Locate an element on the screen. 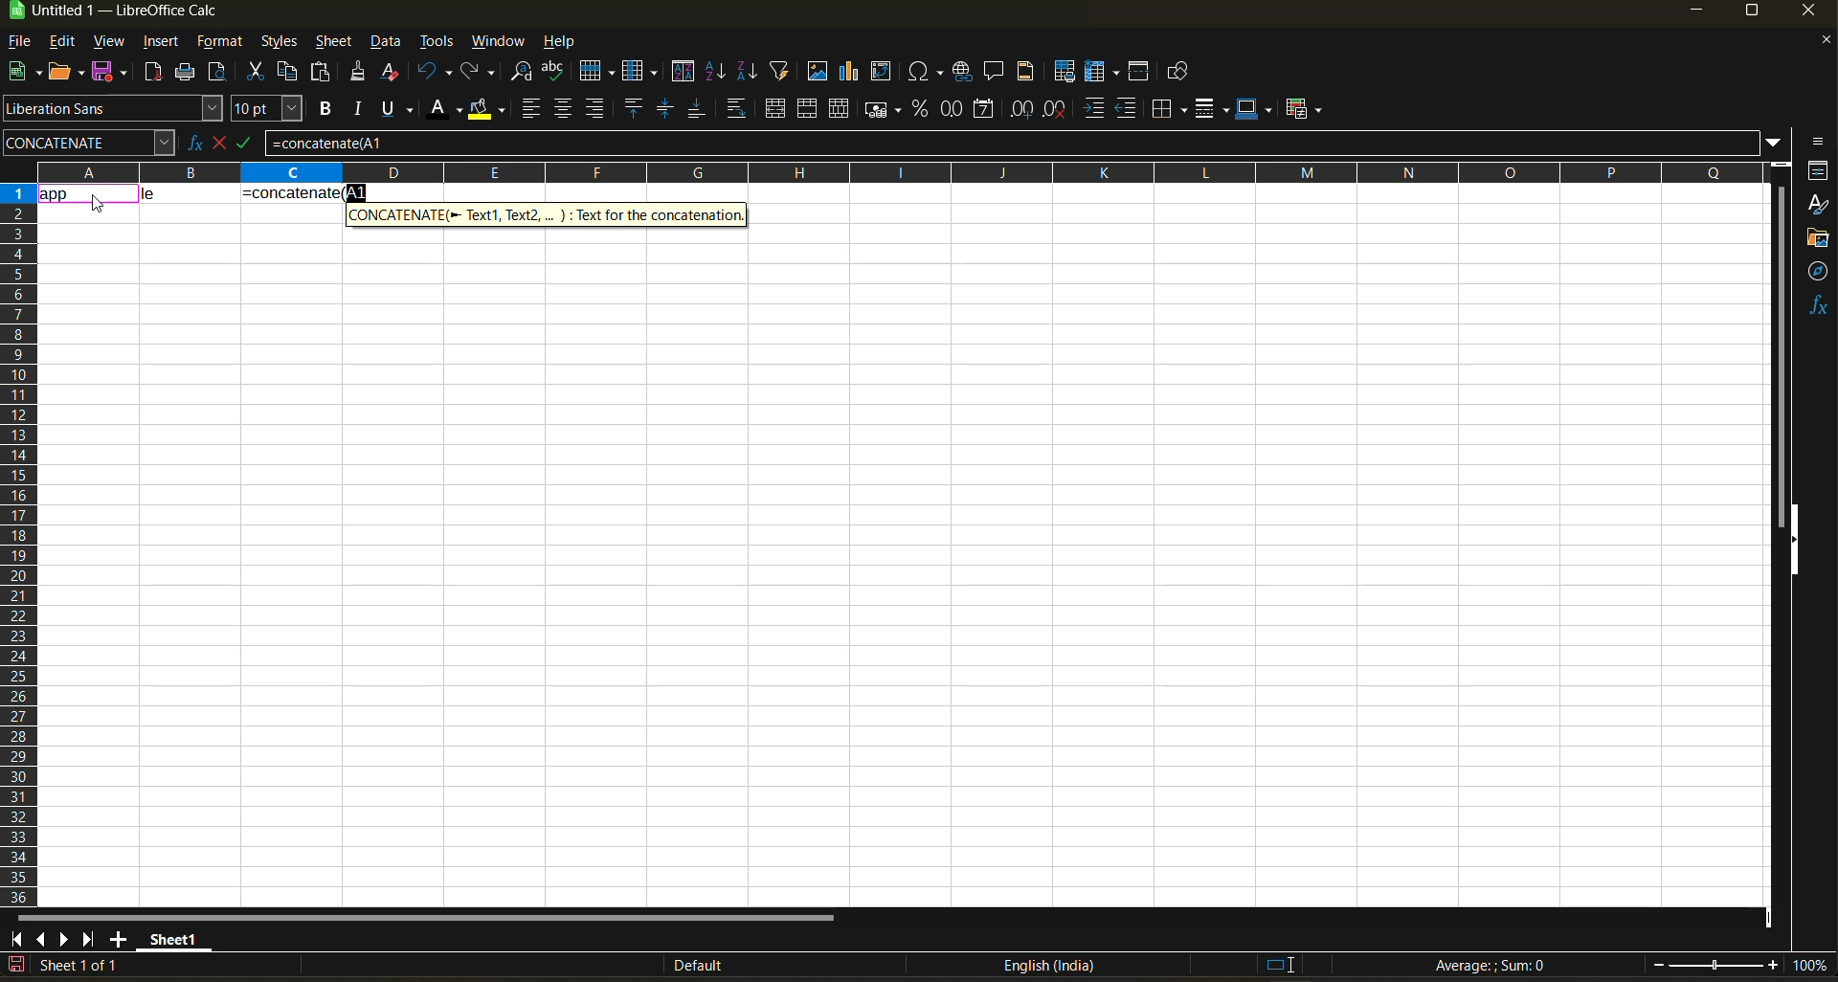 The image size is (1838, 982). align top is located at coordinates (631, 108).